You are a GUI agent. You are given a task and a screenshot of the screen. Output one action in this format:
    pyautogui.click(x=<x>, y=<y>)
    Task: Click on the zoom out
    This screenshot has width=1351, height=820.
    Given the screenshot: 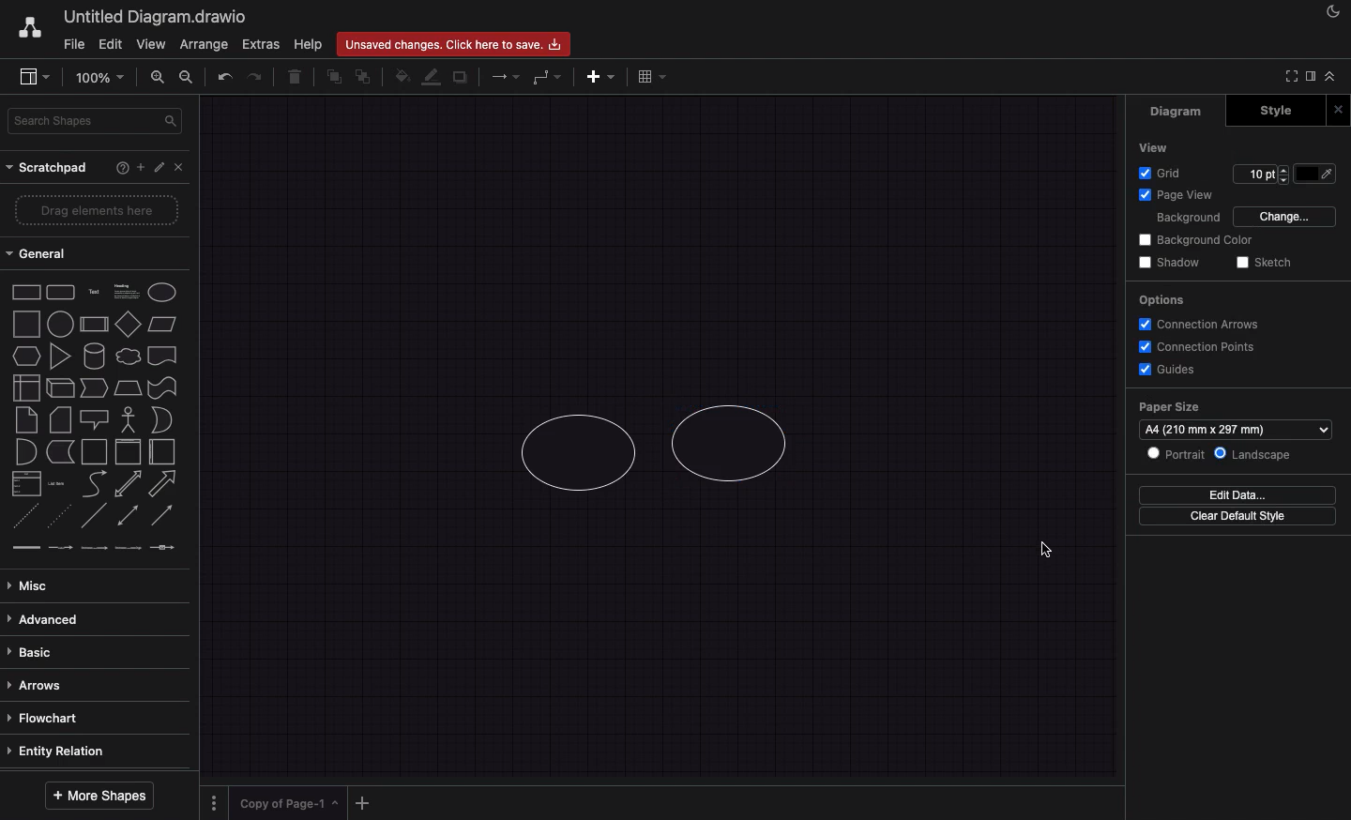 What is the action you would take?
    pyautogui.click(x=190, y=77)
    